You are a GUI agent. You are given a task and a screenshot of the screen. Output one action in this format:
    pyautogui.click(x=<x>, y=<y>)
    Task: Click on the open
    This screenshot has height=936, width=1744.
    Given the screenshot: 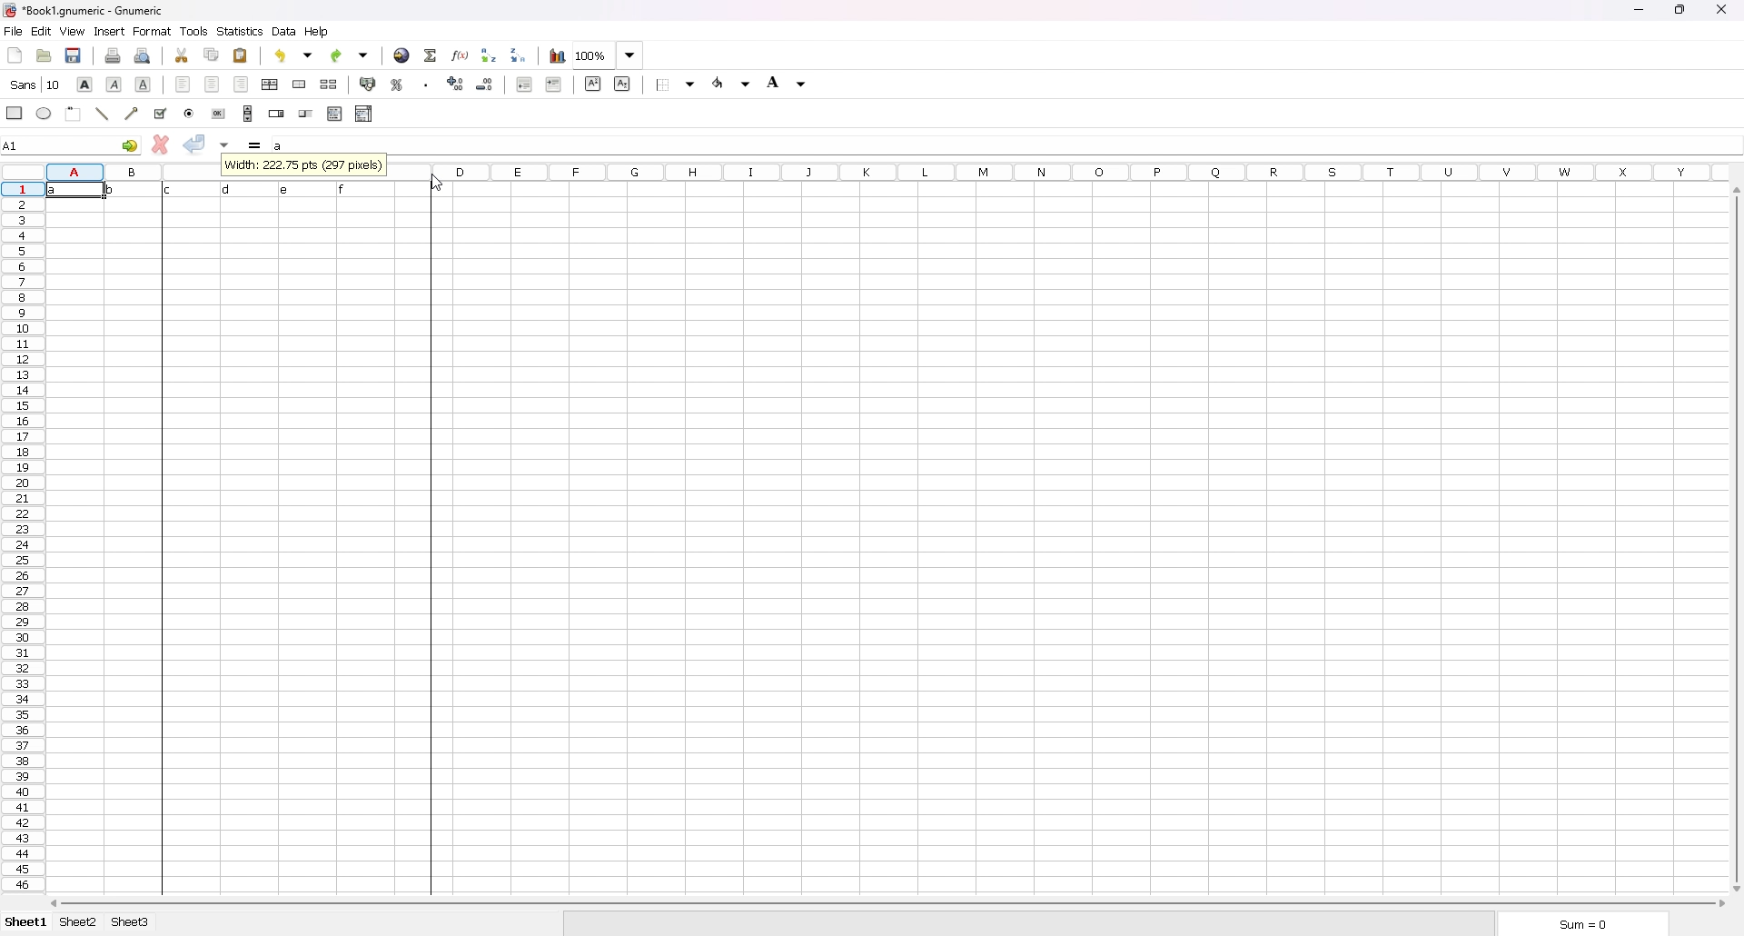 What is the action you would take?
    pyautogui.click(x=44, y=55)
    